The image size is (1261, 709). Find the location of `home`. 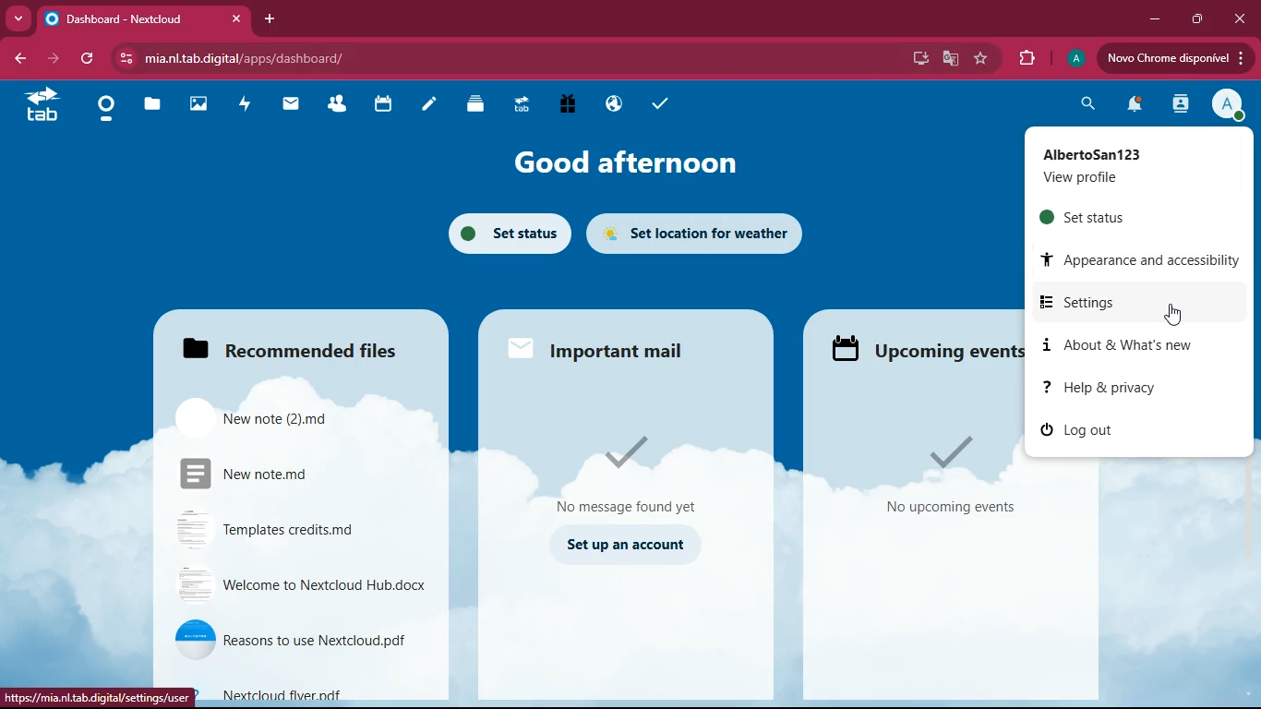

home is located at coordinates (105, 109).